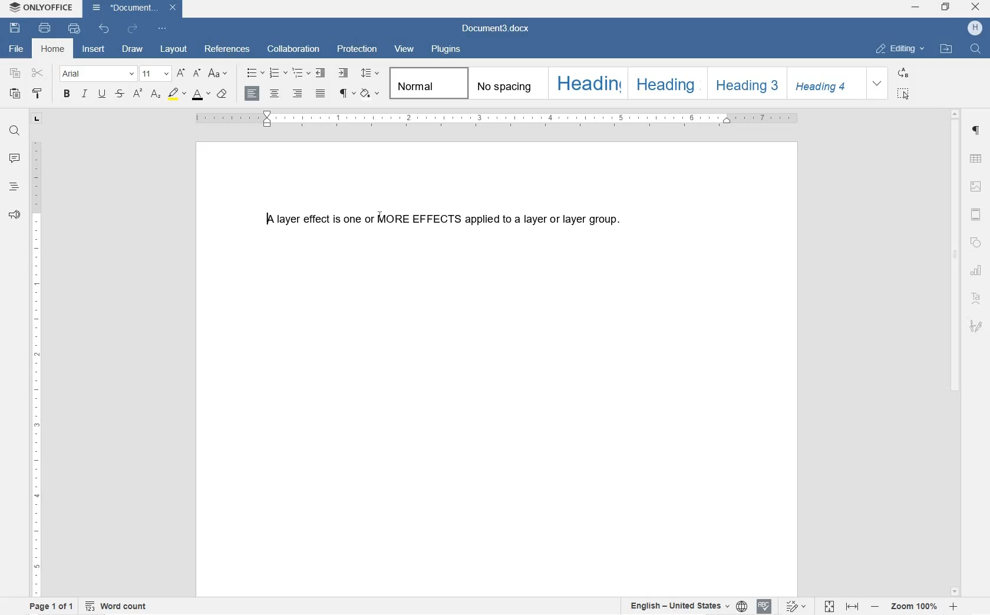 Image resolution: width=990 pixels, height=615 pixels. What do you see at coordinates (16, 29) in the screenshot?
I see `SAVE` at bounding box center [16, 29].